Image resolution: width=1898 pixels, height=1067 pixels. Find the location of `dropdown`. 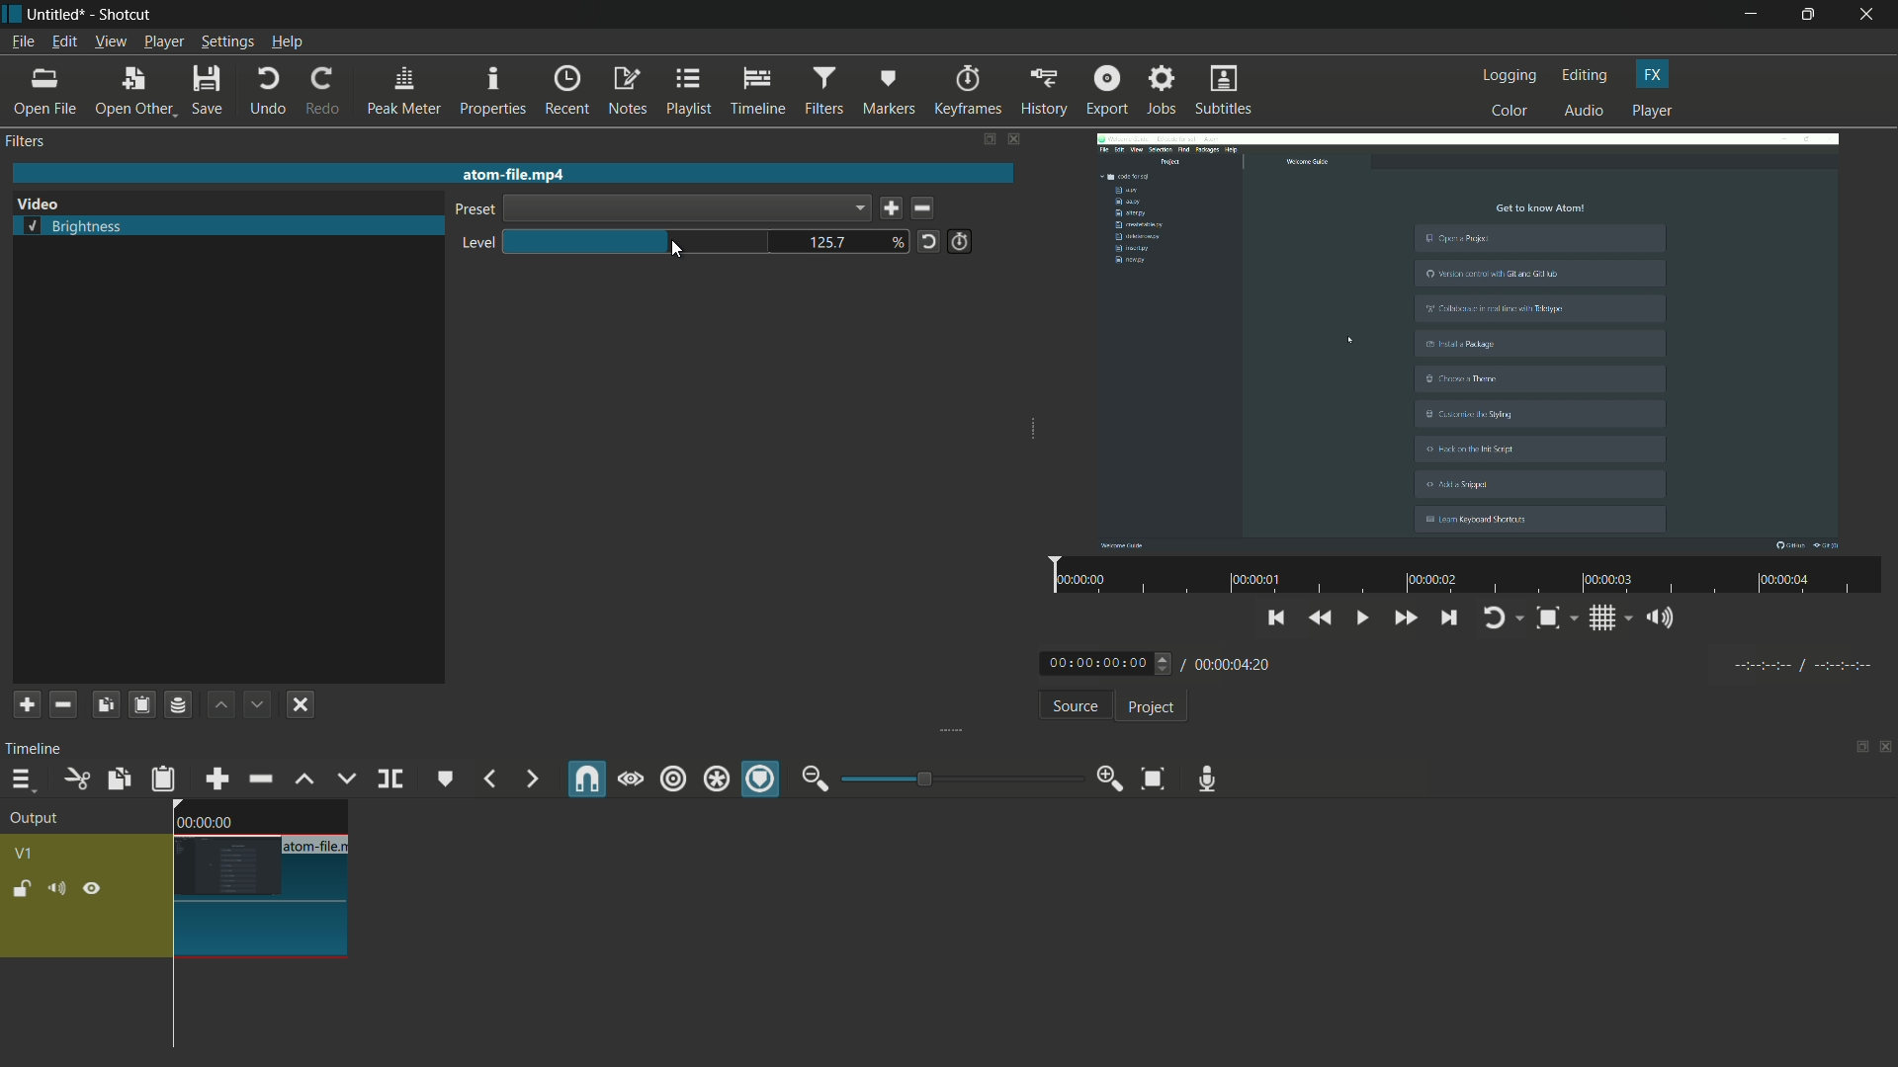

dropdown is located at coordinates (686, 208).